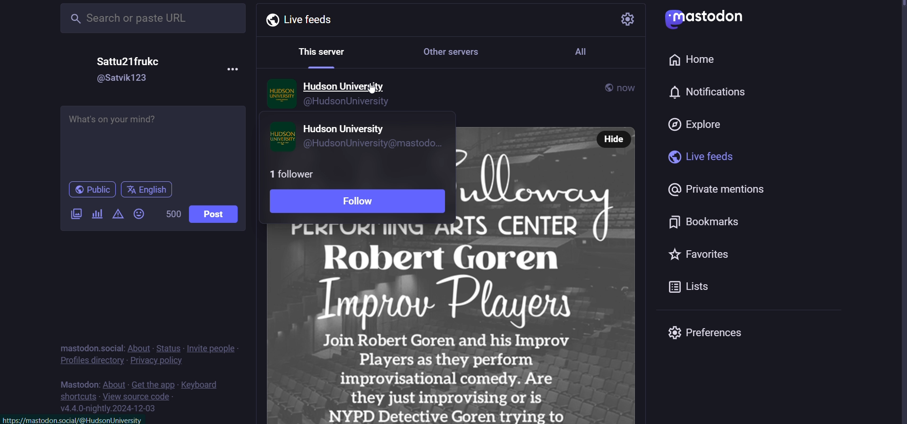  Describe the element at coordinates (234, 69) in the screenshot. I see `more` at that location.